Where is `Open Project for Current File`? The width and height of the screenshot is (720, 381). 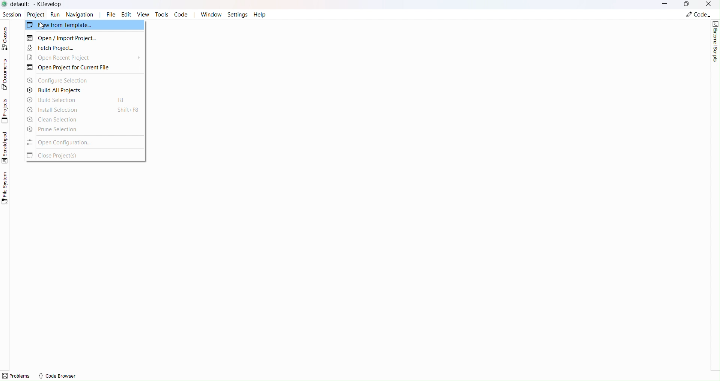
Open Project for Current File is located at coordinates (77, 68).